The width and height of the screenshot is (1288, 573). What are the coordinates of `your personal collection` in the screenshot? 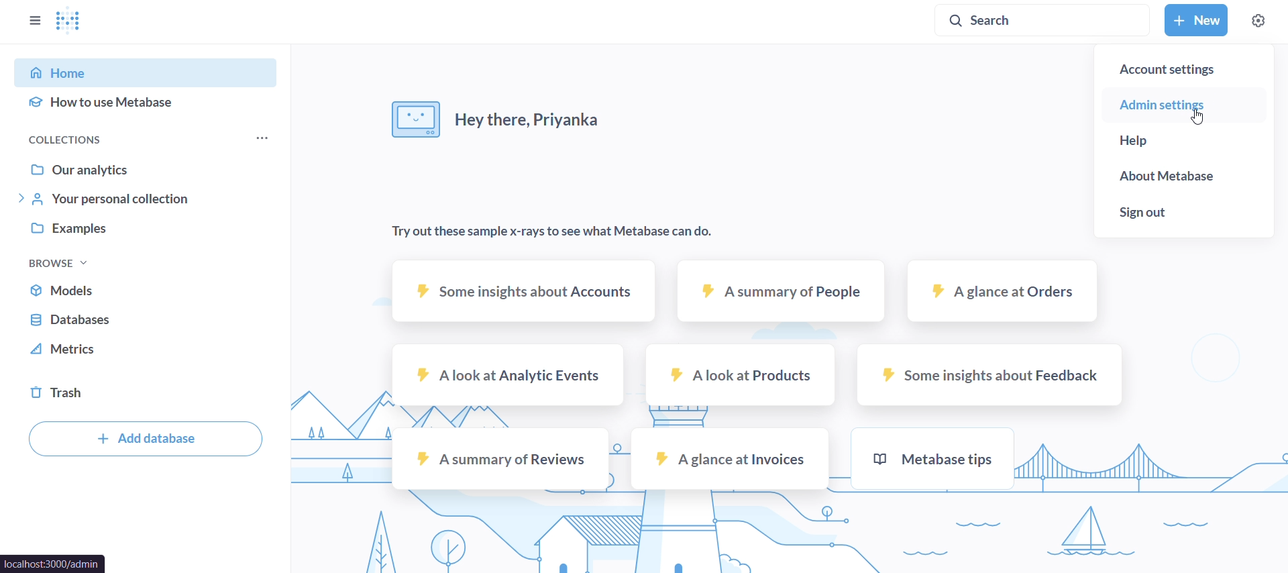 It's located at (145, 200).